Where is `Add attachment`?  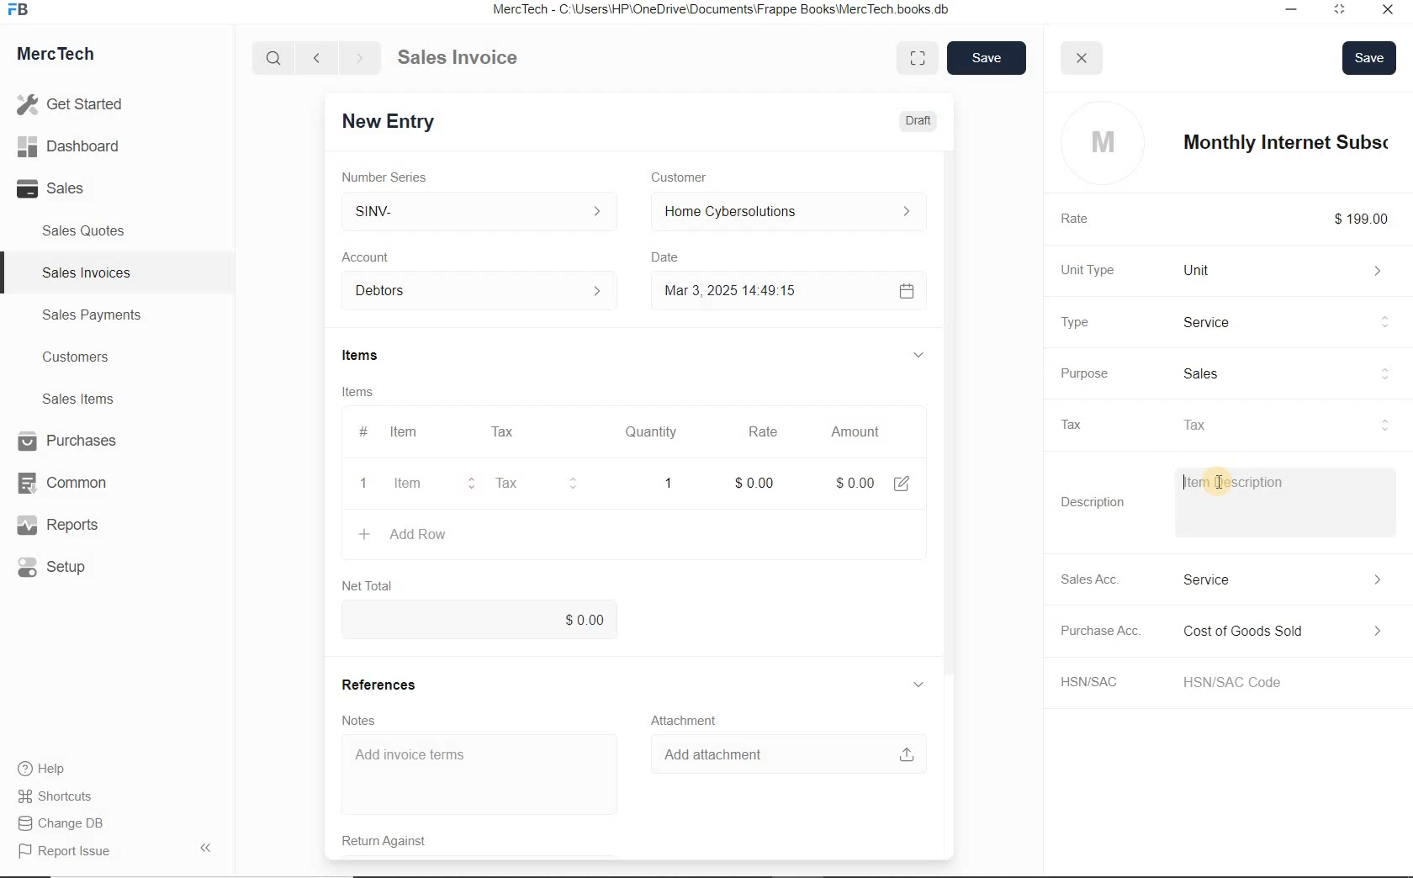
Add attachment is located at coordinates (779, 754).